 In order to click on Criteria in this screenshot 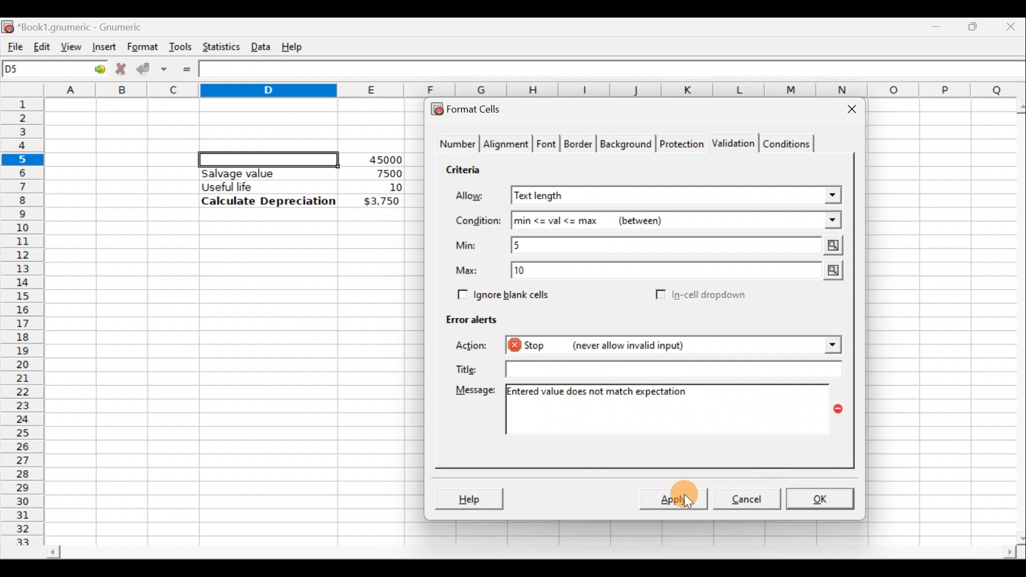, I will do `click(467, 168)`.